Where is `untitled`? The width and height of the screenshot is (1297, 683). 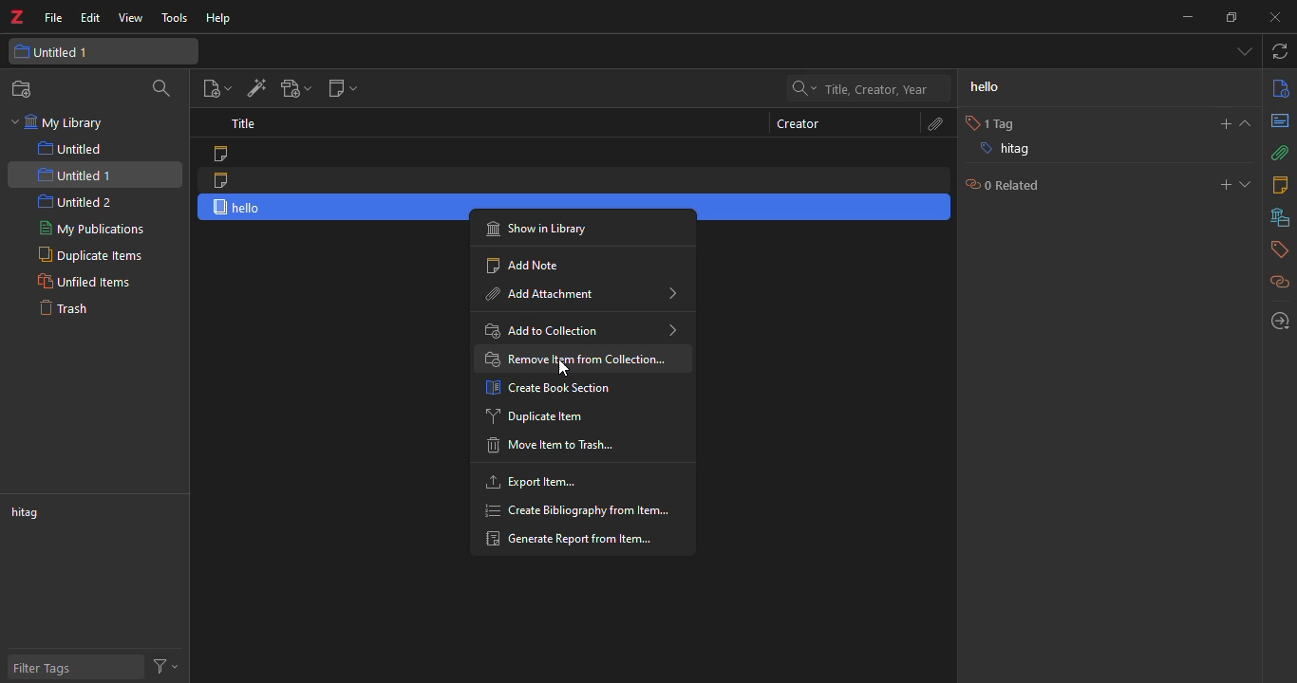 untitled is located at coordinates (75, 149).